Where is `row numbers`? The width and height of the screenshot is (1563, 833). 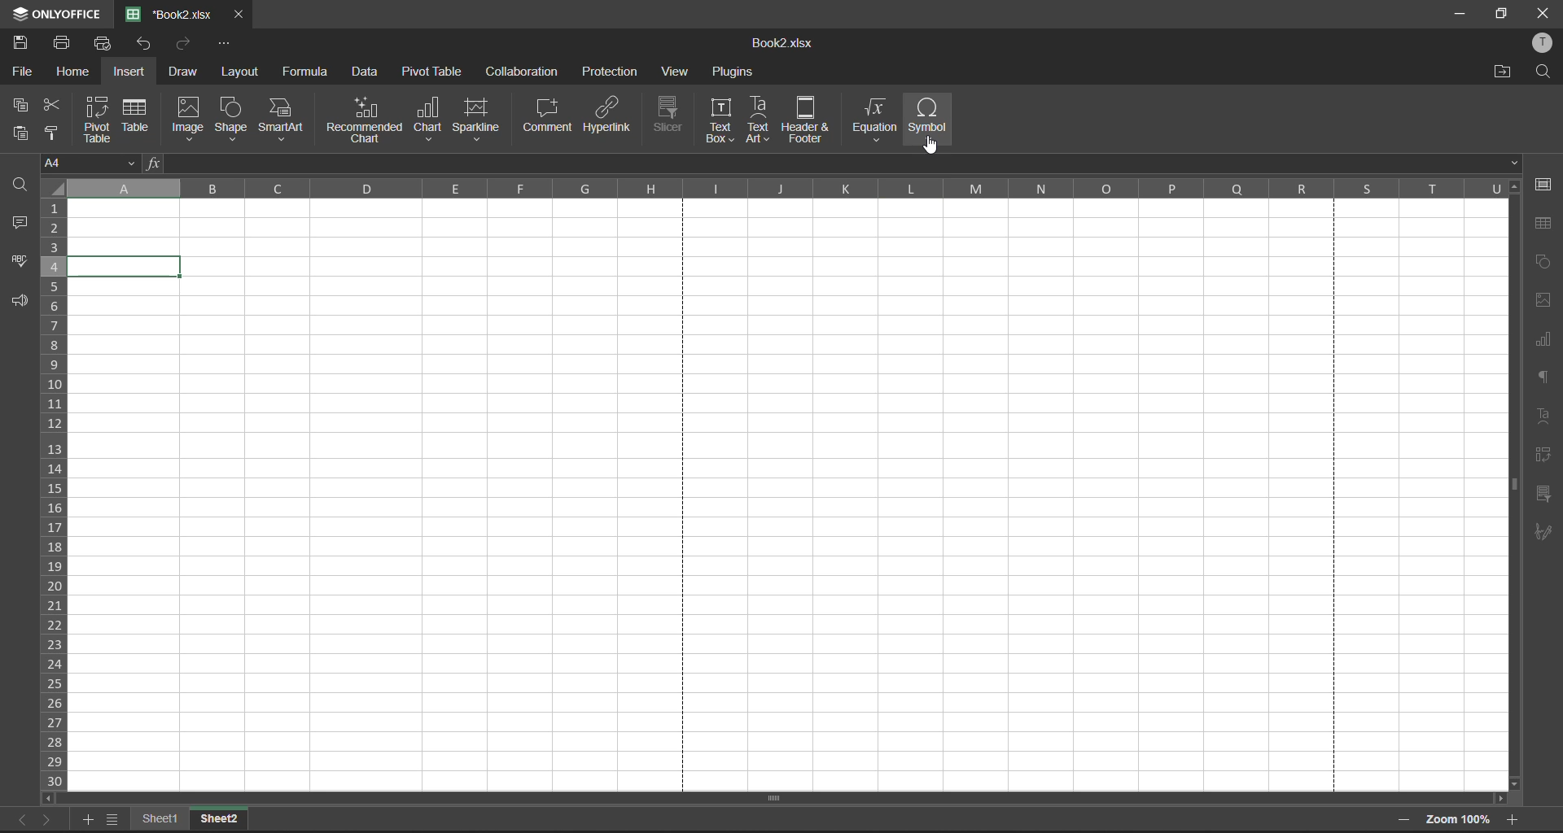 row numbers is located at coordinates (57, 496).